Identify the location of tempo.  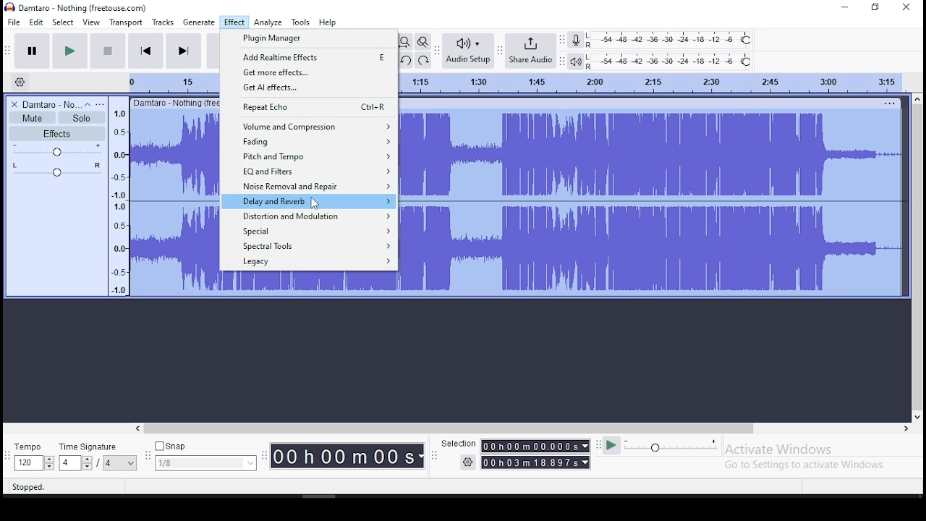
(35, 447).